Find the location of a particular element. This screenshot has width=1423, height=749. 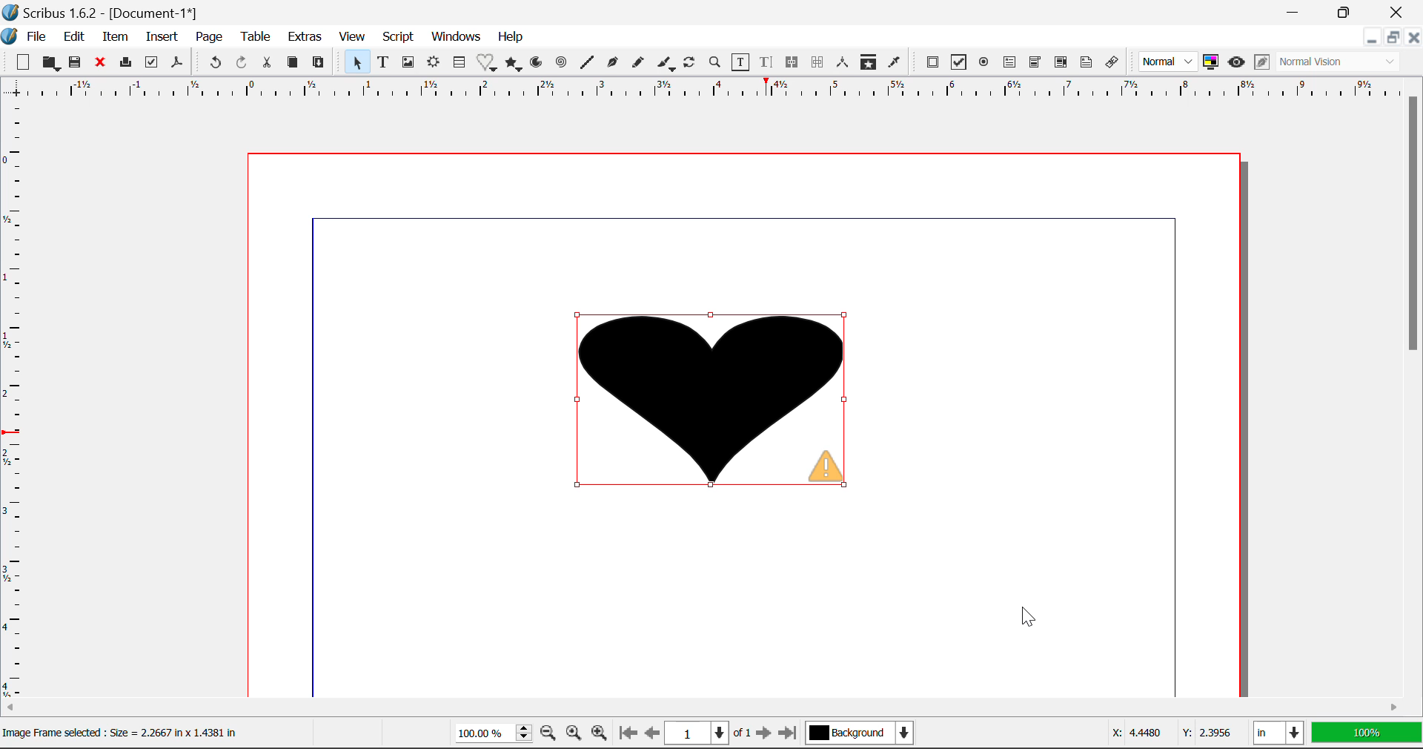

Table is located at coordinates (258, 36).